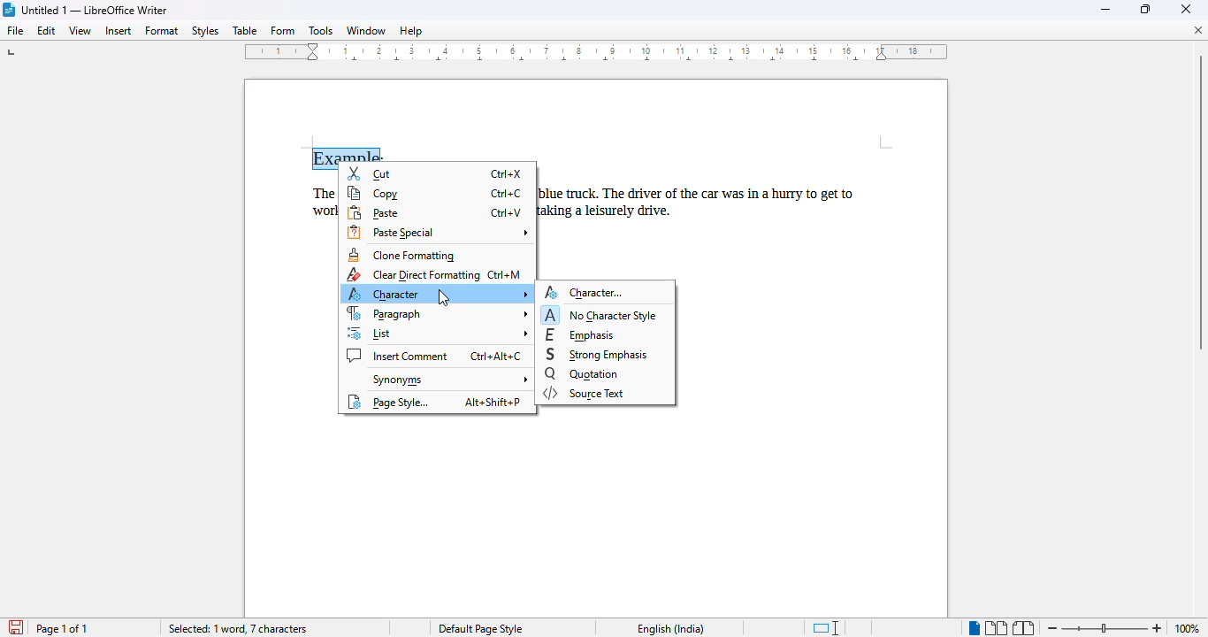 Image resolution: width=1208 pixels, height=637 pixels. I want to click on Ctrl+C, so click(507, 195).